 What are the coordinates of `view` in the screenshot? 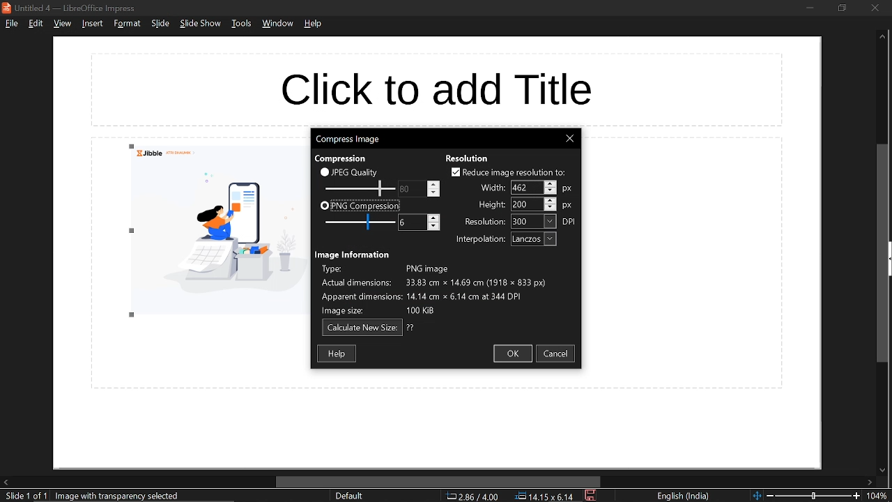 It's located at (62, 24).